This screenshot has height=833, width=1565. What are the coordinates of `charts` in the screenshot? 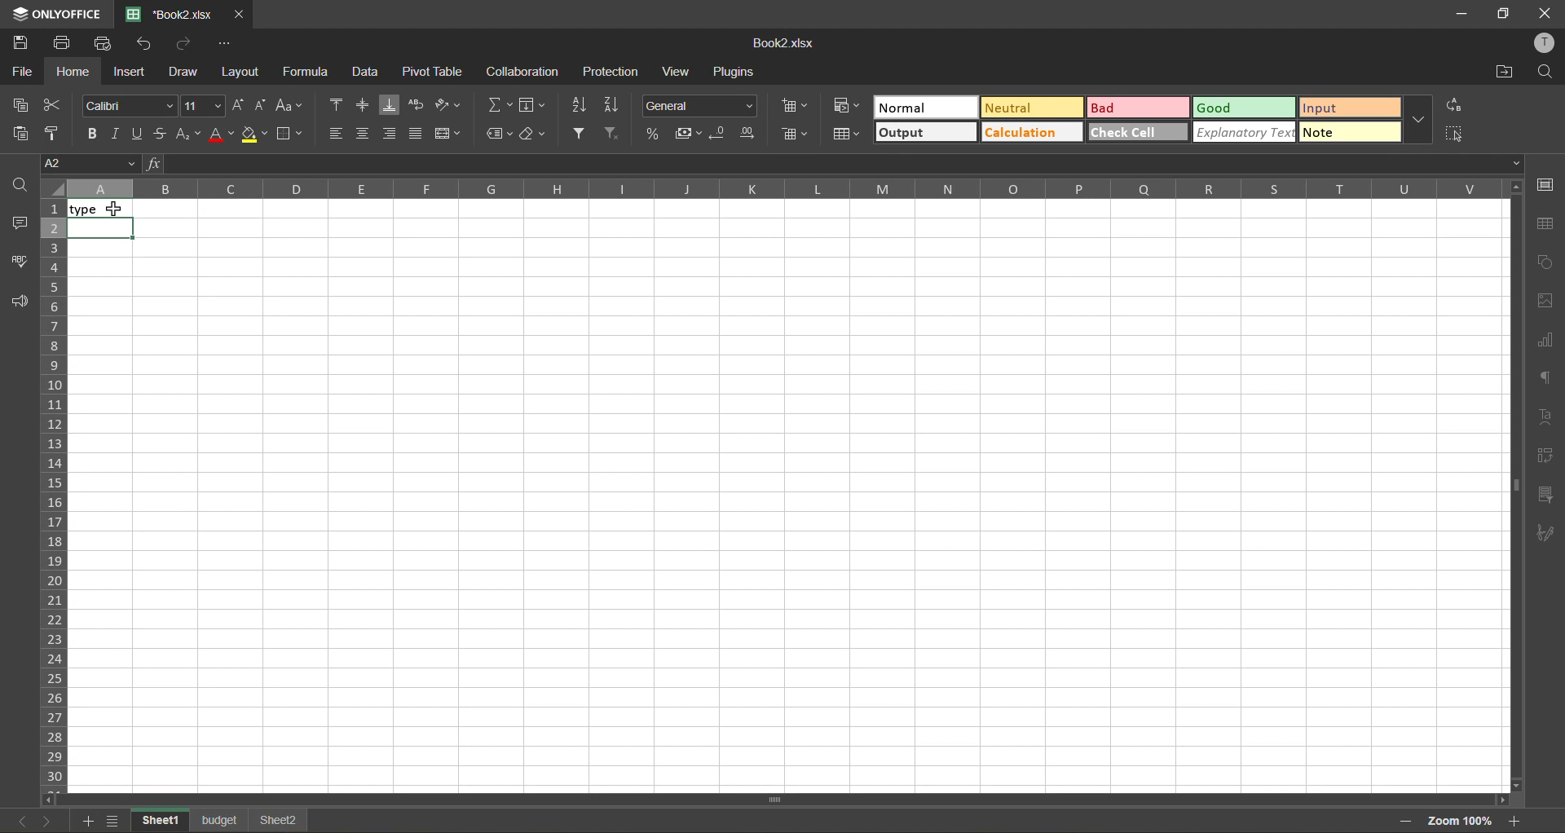 It's located at (1545, 339).